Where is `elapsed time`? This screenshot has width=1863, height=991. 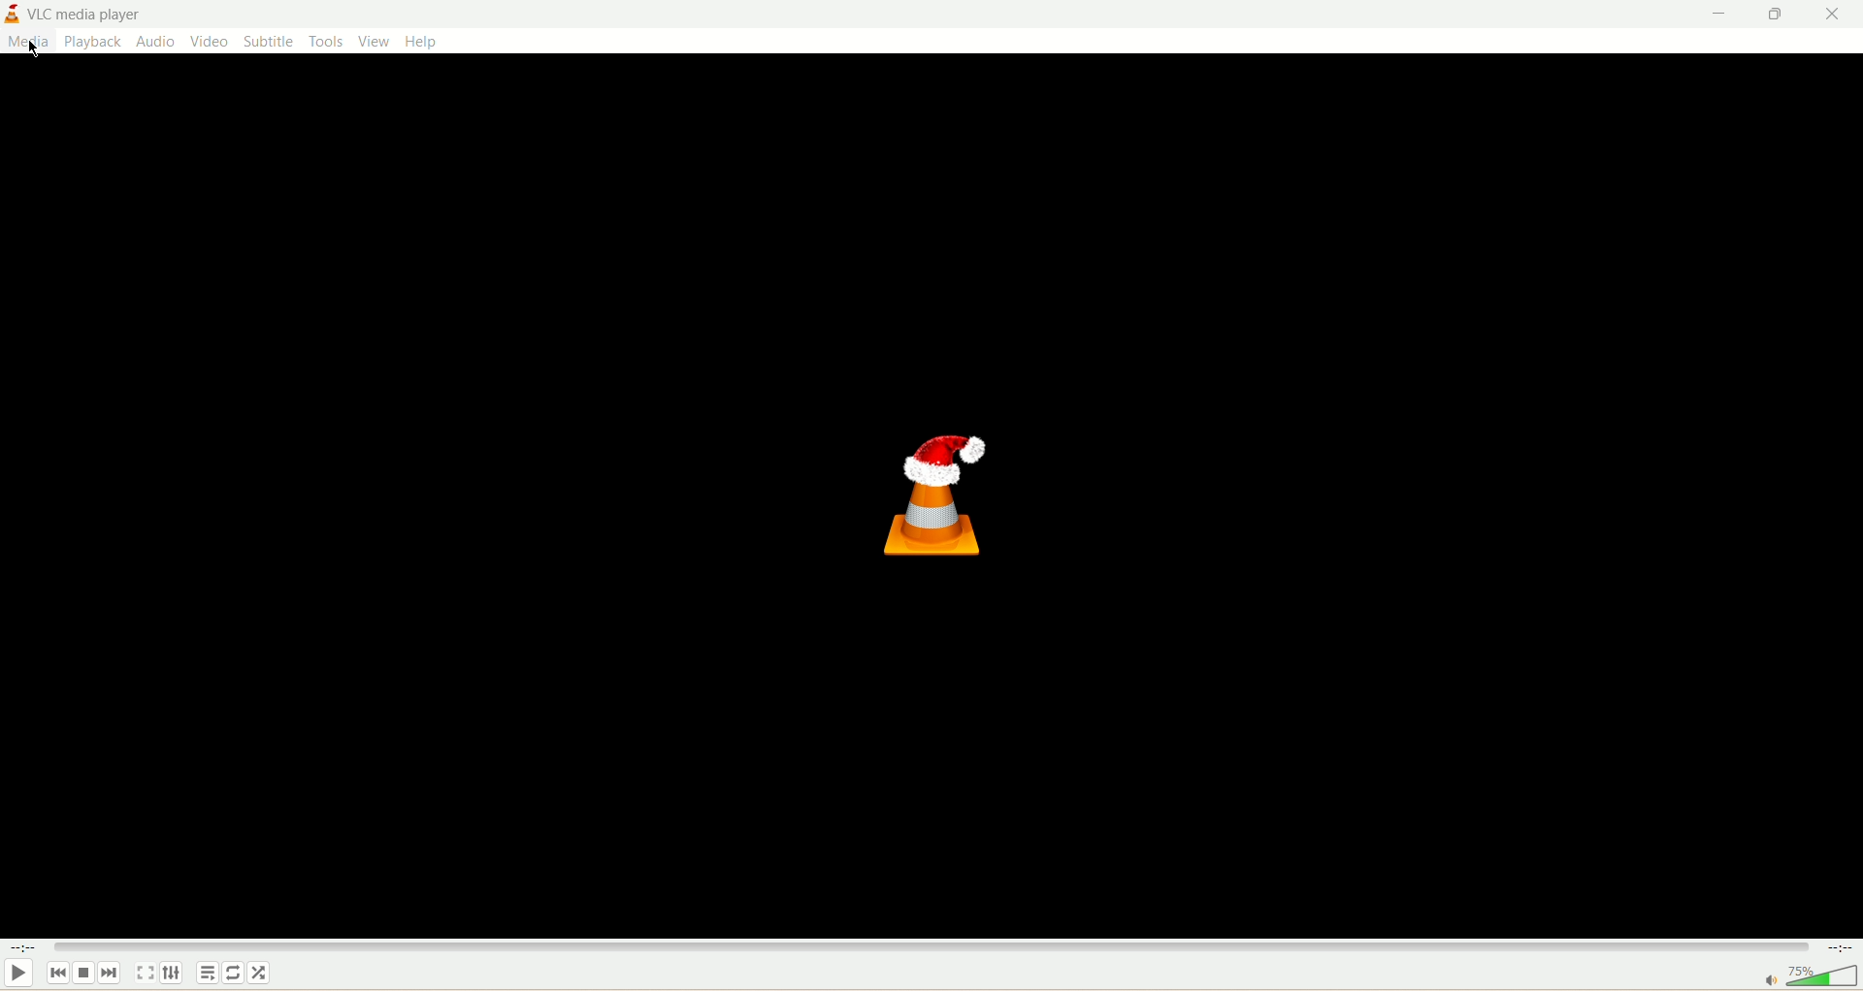
elapsed time is located at coordinates (25, 950).